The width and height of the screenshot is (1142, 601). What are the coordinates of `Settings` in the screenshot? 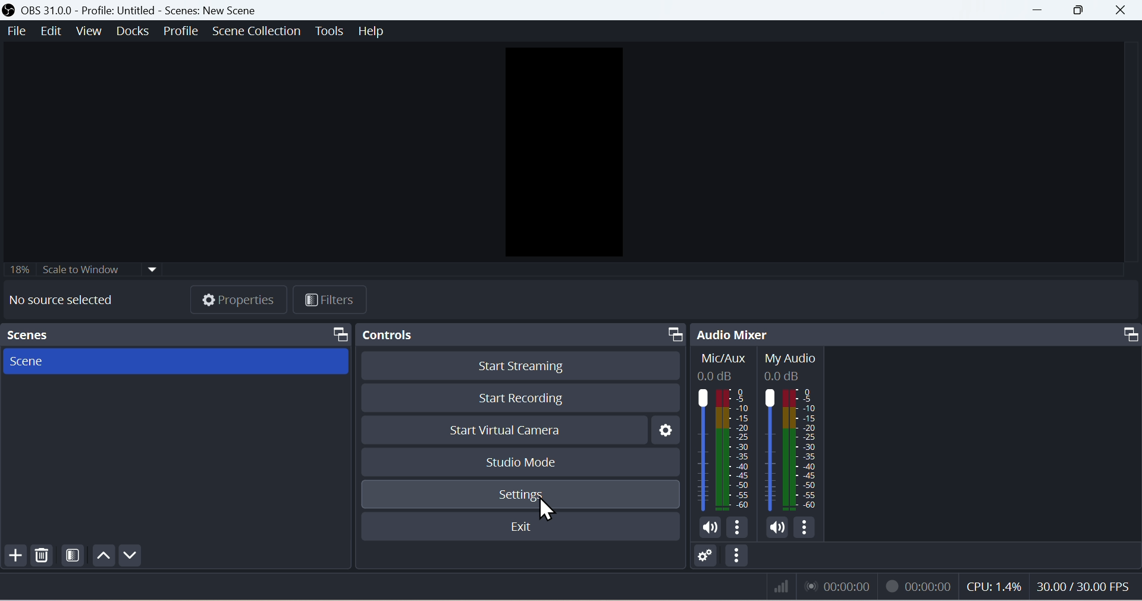 It's located at (663, 430).